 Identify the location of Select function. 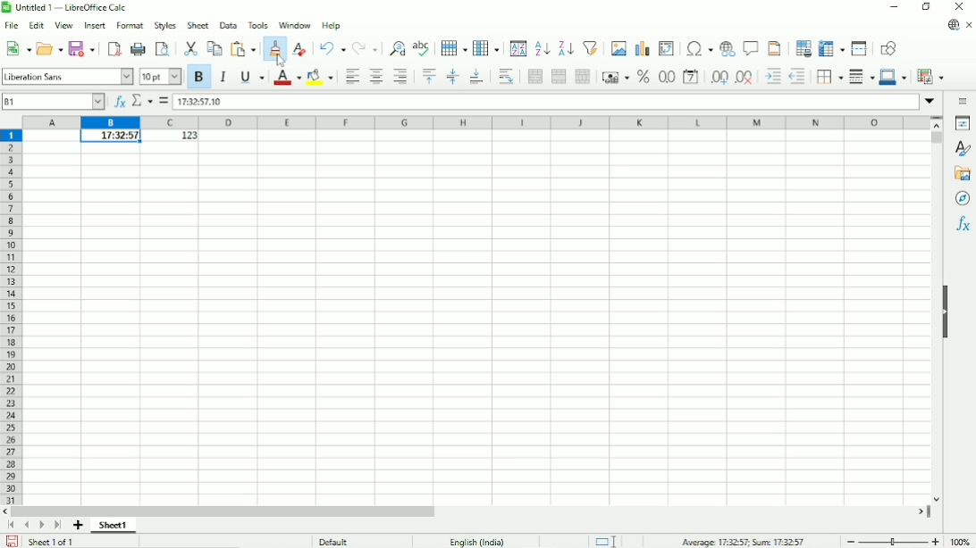
(141, 101).